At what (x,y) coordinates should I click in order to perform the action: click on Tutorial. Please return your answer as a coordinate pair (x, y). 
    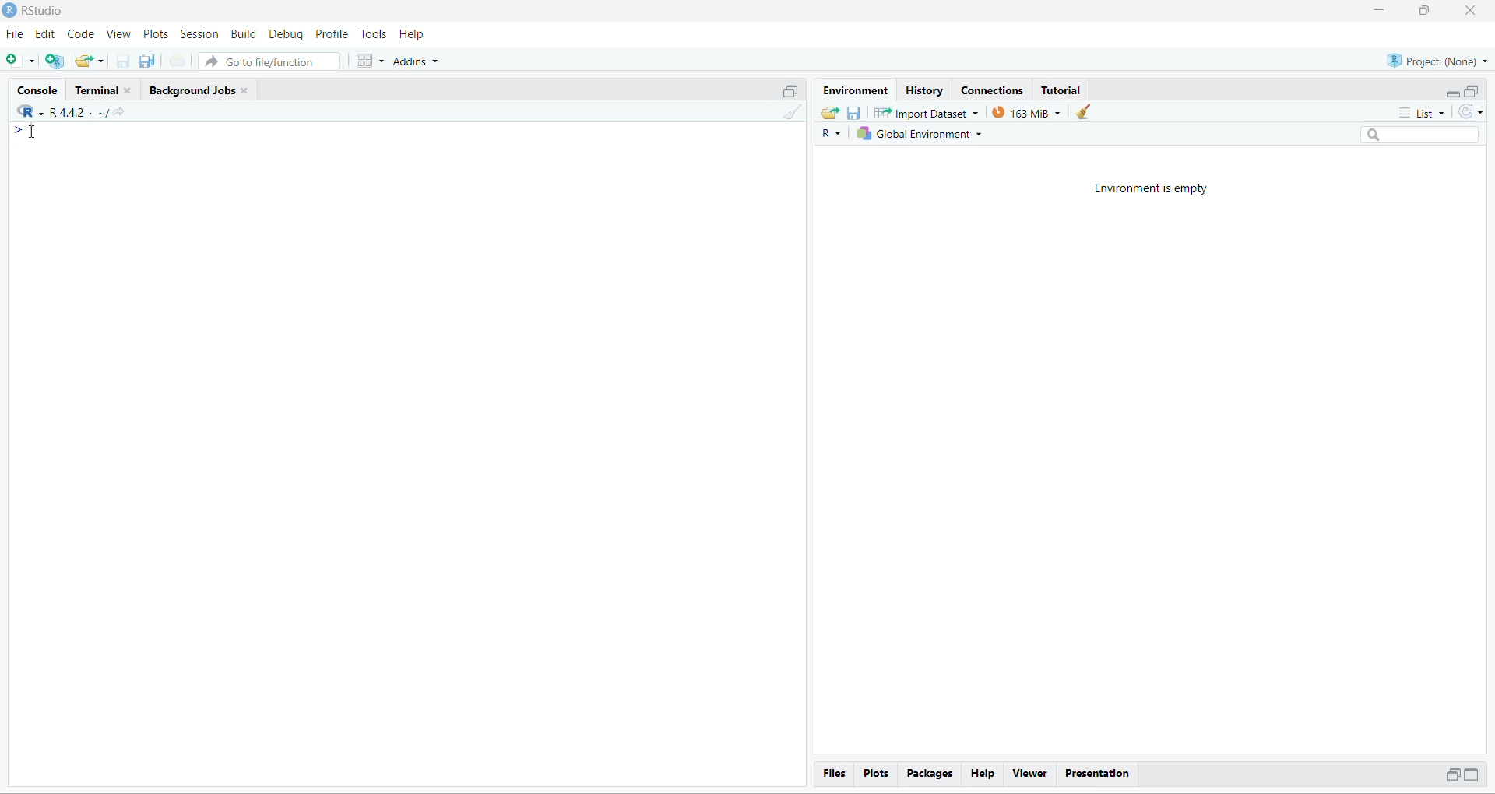
    Looking at the image, I should click on (1061, 90).